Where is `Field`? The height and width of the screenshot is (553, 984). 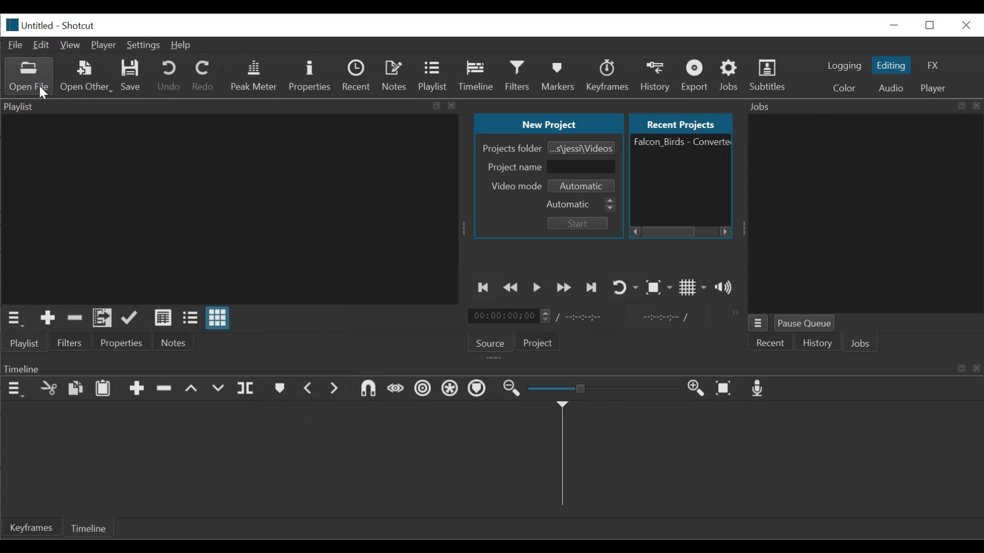
Field is located at coordinates (583, 167).